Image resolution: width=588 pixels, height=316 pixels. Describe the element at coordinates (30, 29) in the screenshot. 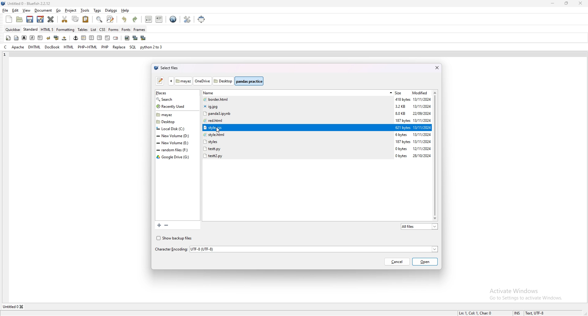

I see `standard` at that location.